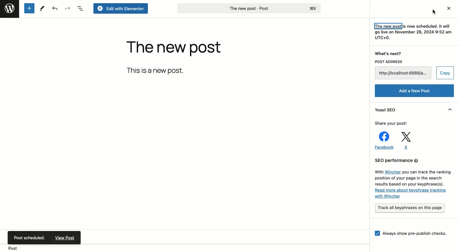 The image size is (459, 252). I want to click on Track key phrases, so click(411, 209).